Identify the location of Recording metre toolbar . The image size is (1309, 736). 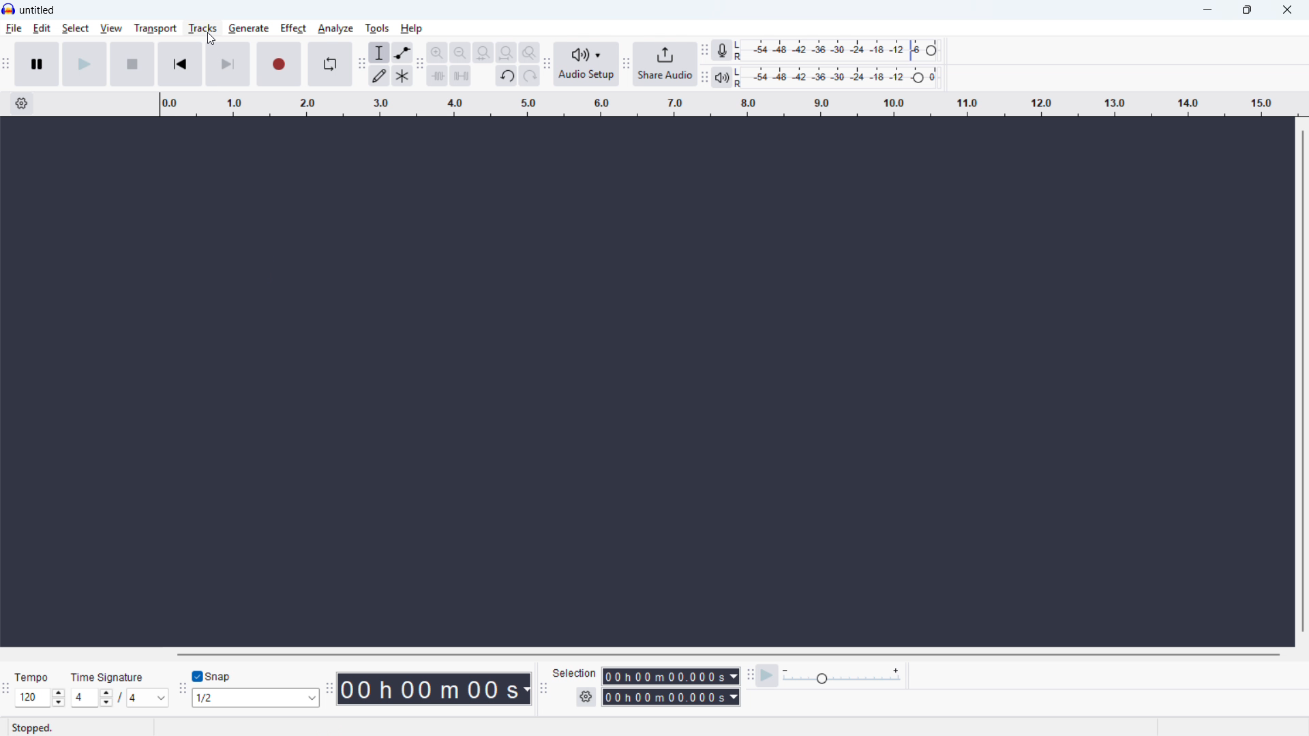
(722, 50).